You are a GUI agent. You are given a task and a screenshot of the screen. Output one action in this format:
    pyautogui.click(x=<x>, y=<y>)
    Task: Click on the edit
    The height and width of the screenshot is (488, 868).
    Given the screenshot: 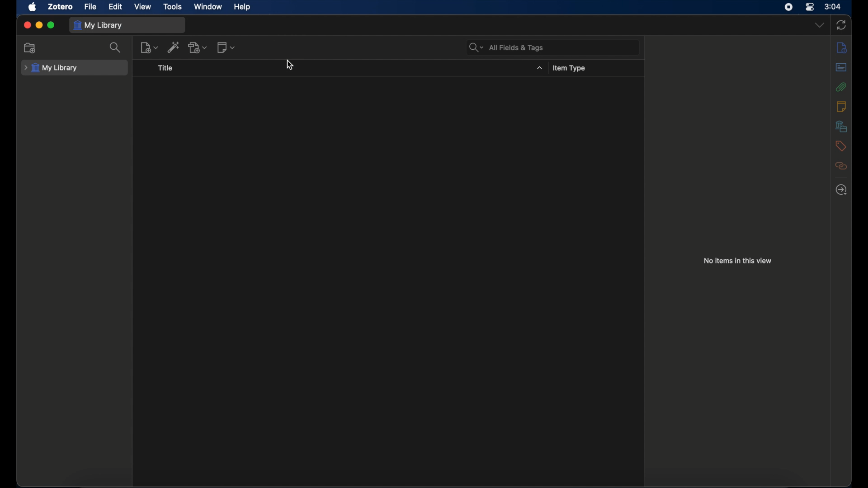 What is the action you would take?
    pyautogui.click(x=117, y=6)
    